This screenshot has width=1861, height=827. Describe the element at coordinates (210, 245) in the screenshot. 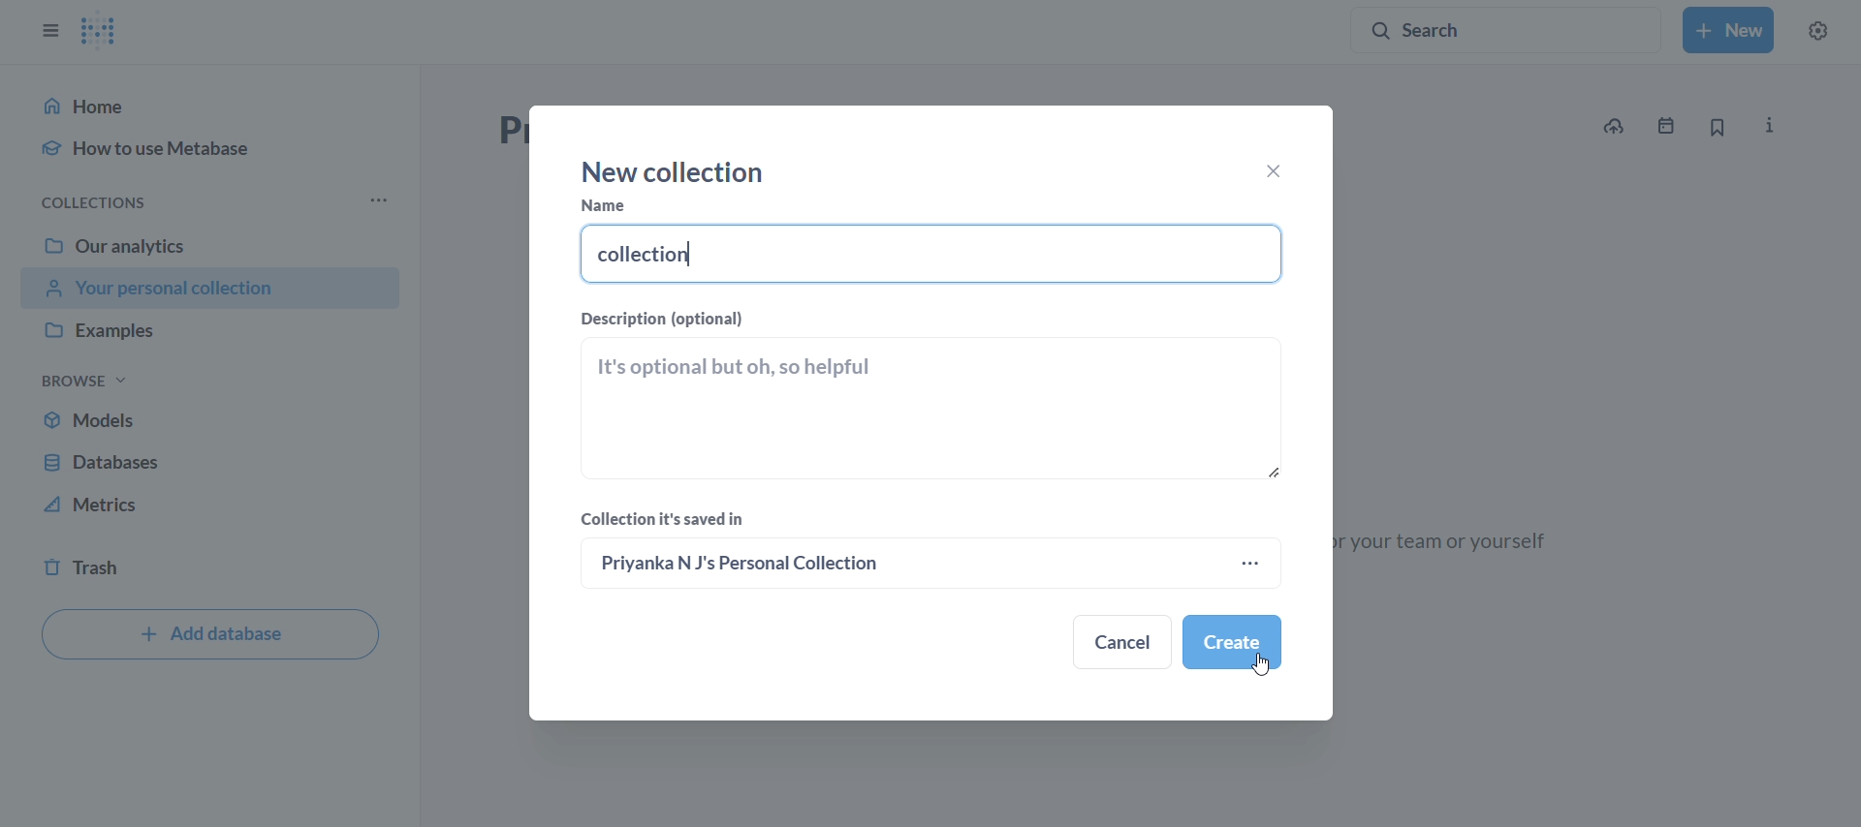

I see `our analytics` at that location.